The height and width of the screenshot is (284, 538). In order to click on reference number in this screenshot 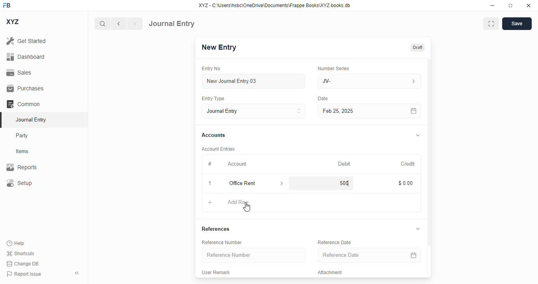, I will do `click(222, 243)`.